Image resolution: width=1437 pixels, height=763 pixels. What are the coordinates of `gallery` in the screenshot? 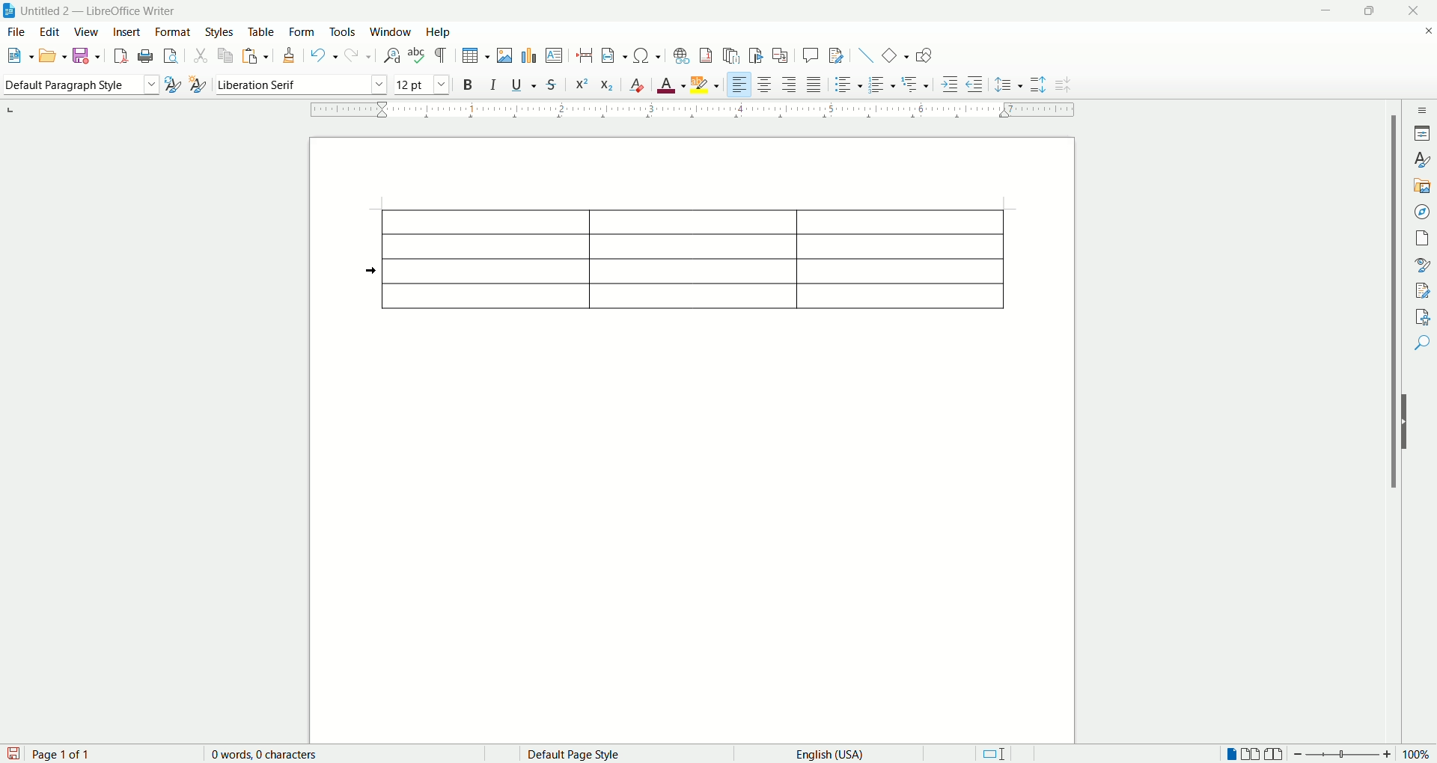 It's located at (1422, 187).